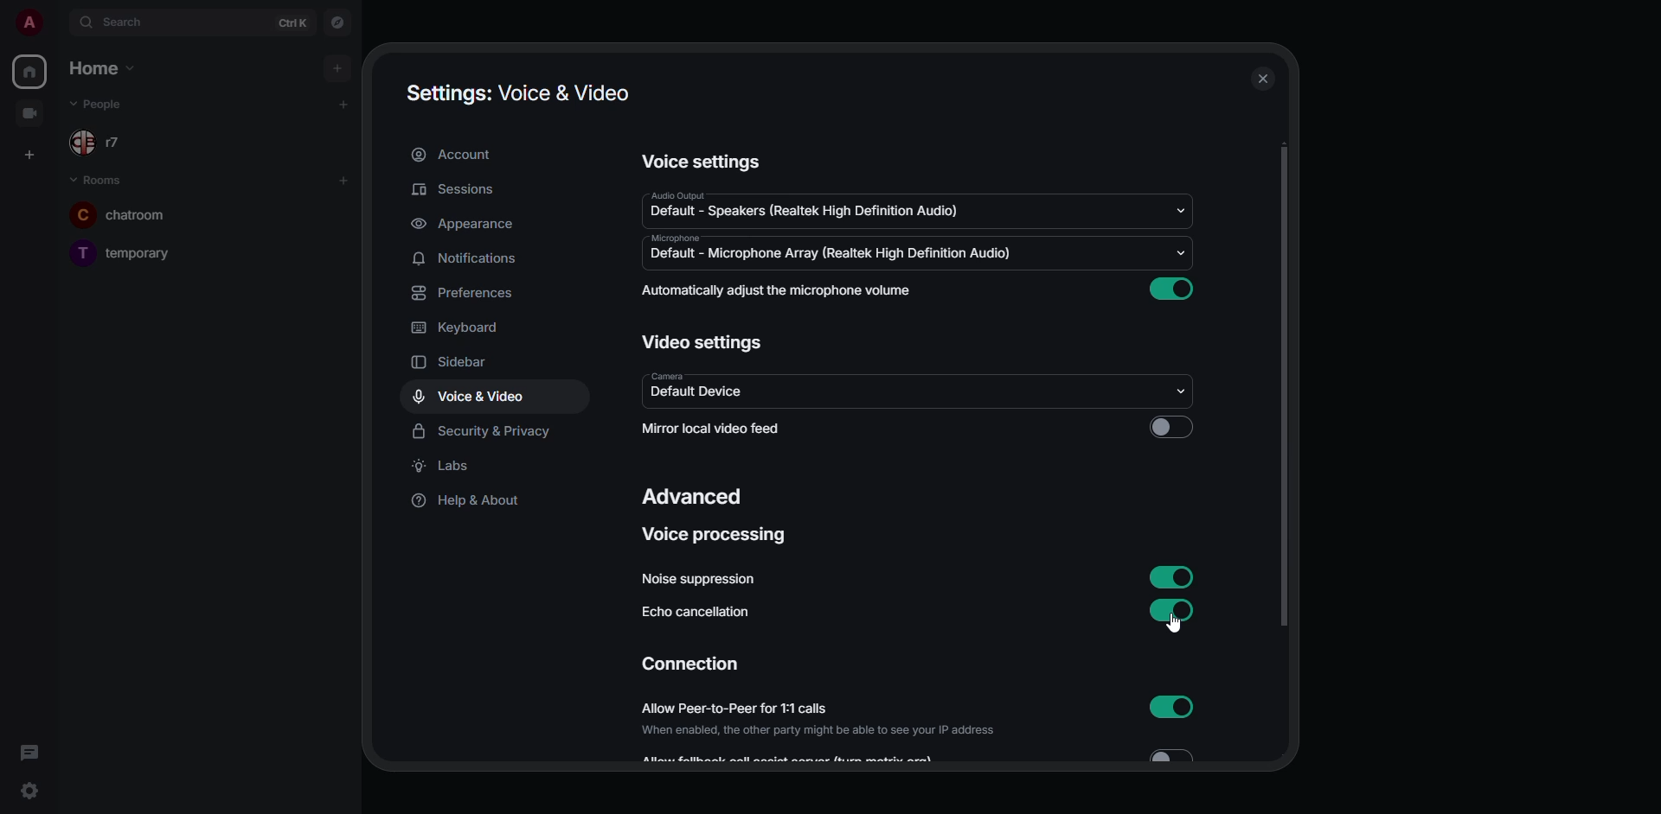  I want to click on enabled, so click(1174, 578).